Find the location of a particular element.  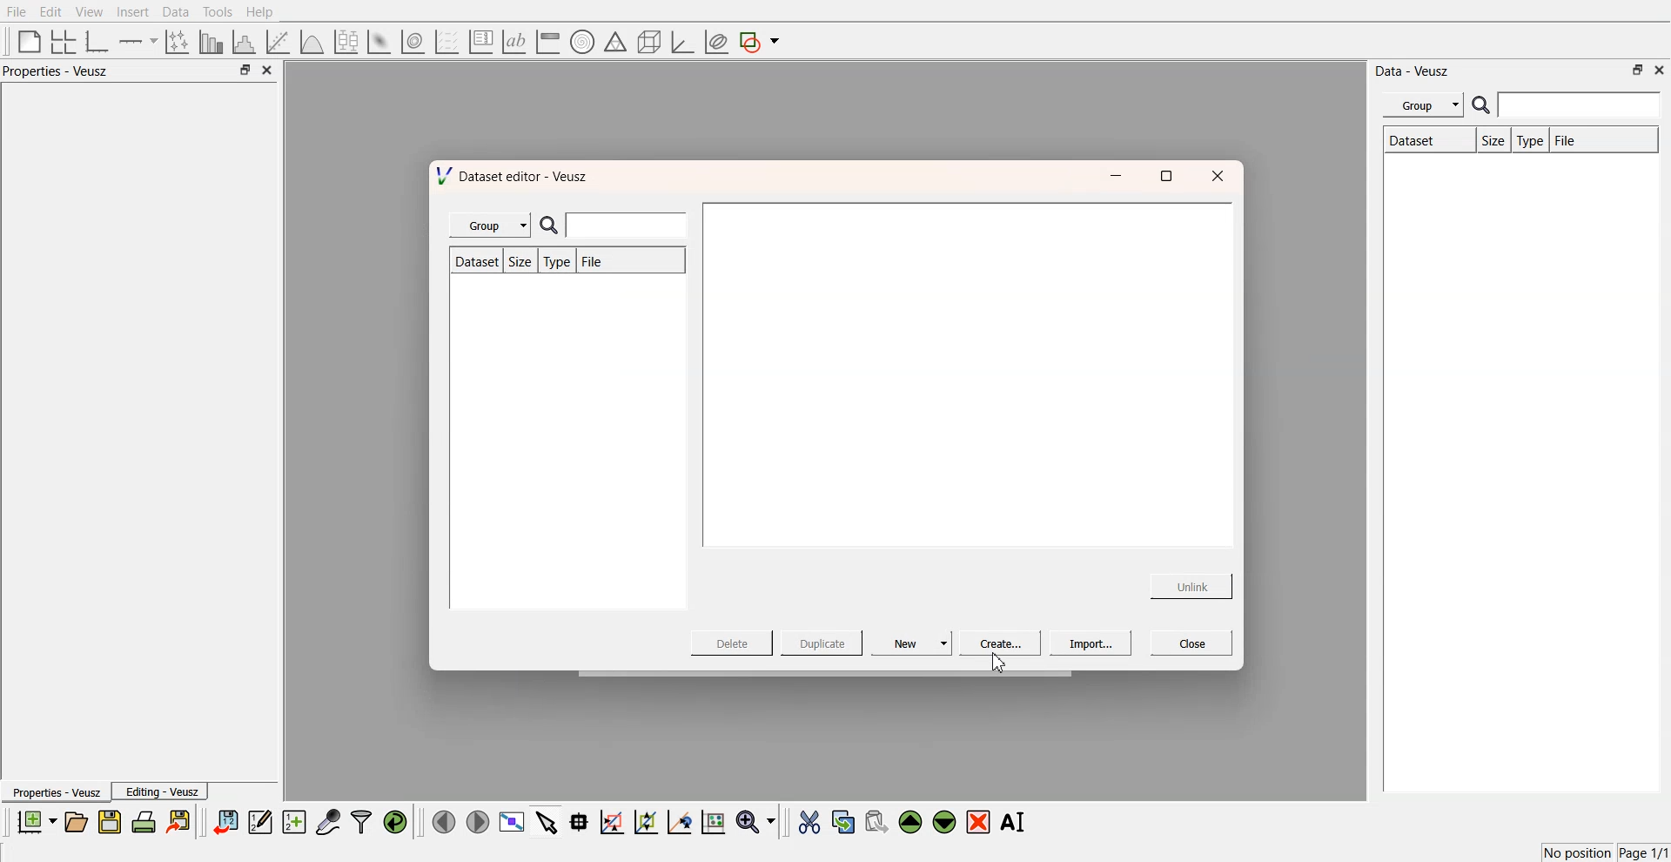

plot a 2d datasets as image is located at coordinates (378, 41).